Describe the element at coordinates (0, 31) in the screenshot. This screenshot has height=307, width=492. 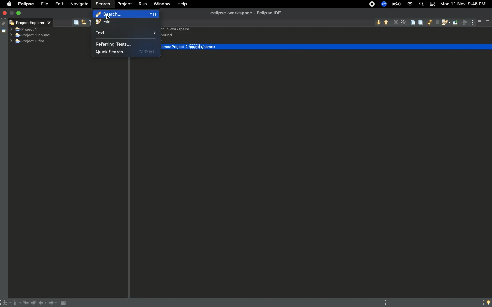
I see `shared area` at that location.